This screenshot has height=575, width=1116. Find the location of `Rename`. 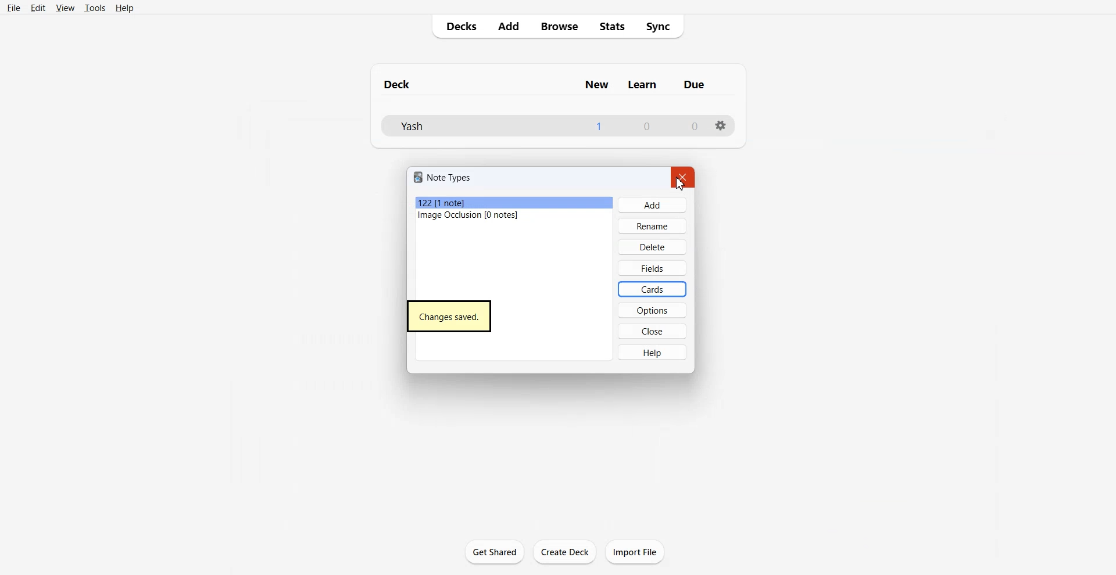

Rename is located at coordinates (653, 225).